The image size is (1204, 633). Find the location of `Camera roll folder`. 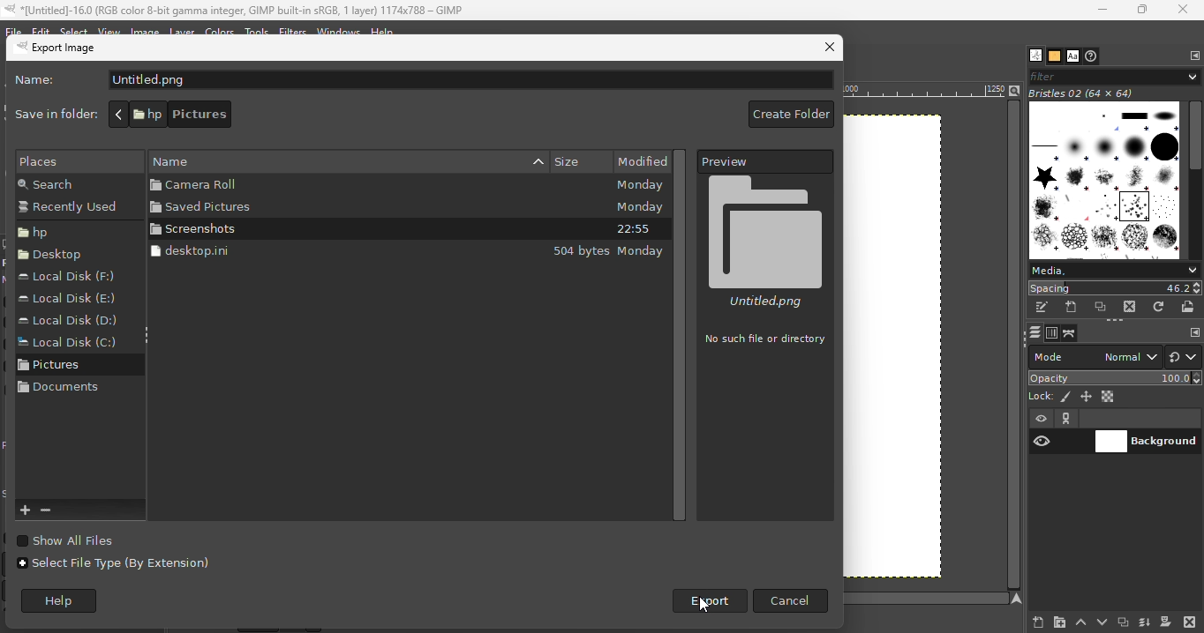

Camera roll folder is located at coordinates (311, 185).